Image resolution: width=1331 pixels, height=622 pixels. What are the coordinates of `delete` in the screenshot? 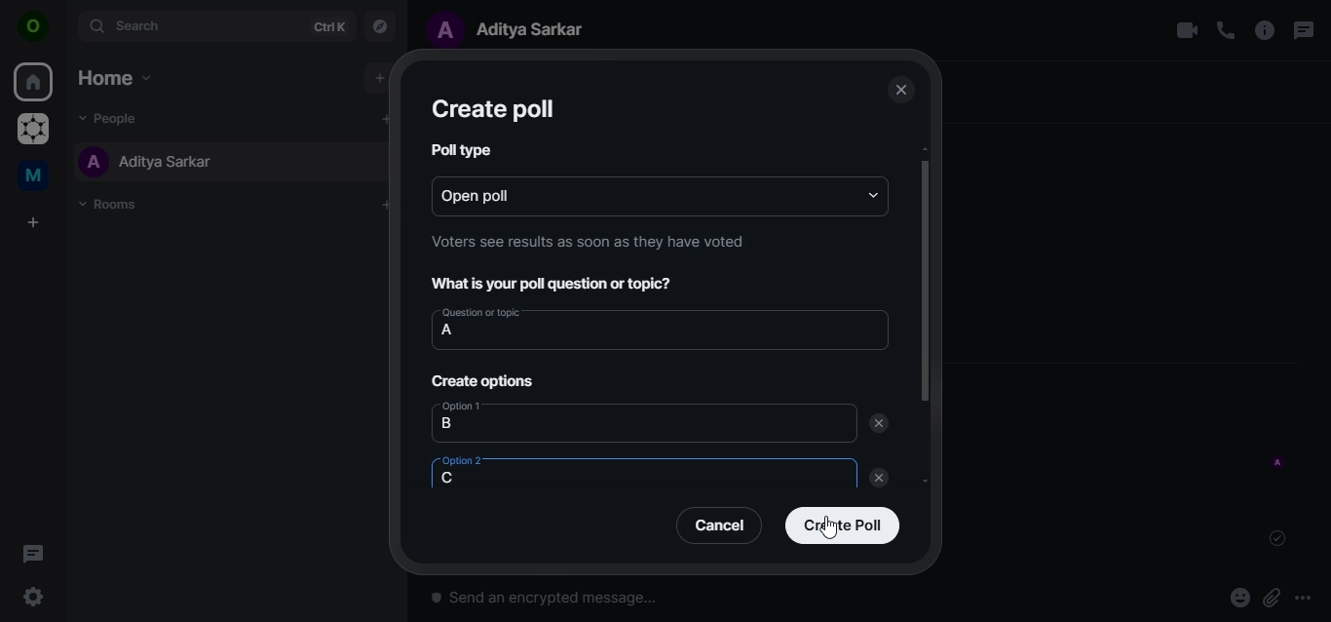 It's located at (880, 421).